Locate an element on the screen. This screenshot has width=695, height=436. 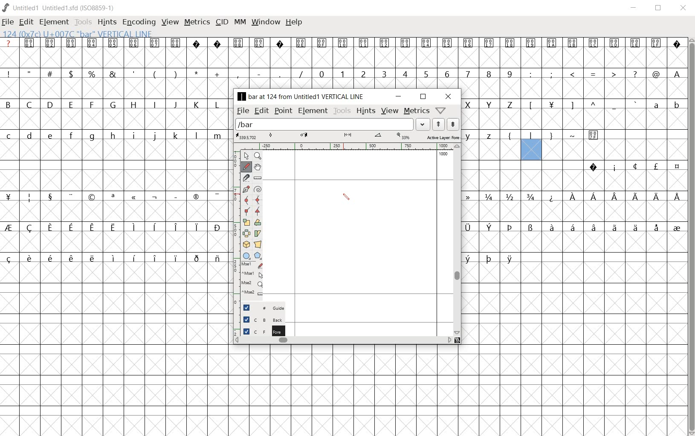
mm is located at coordinates (240, 21).